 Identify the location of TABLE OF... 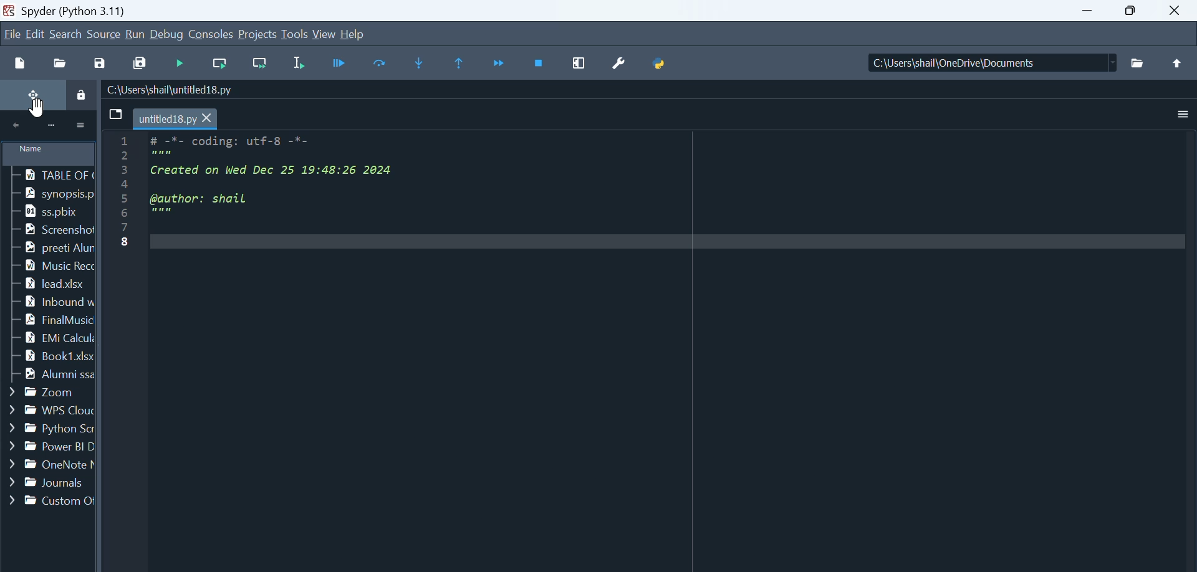
(45, 175).